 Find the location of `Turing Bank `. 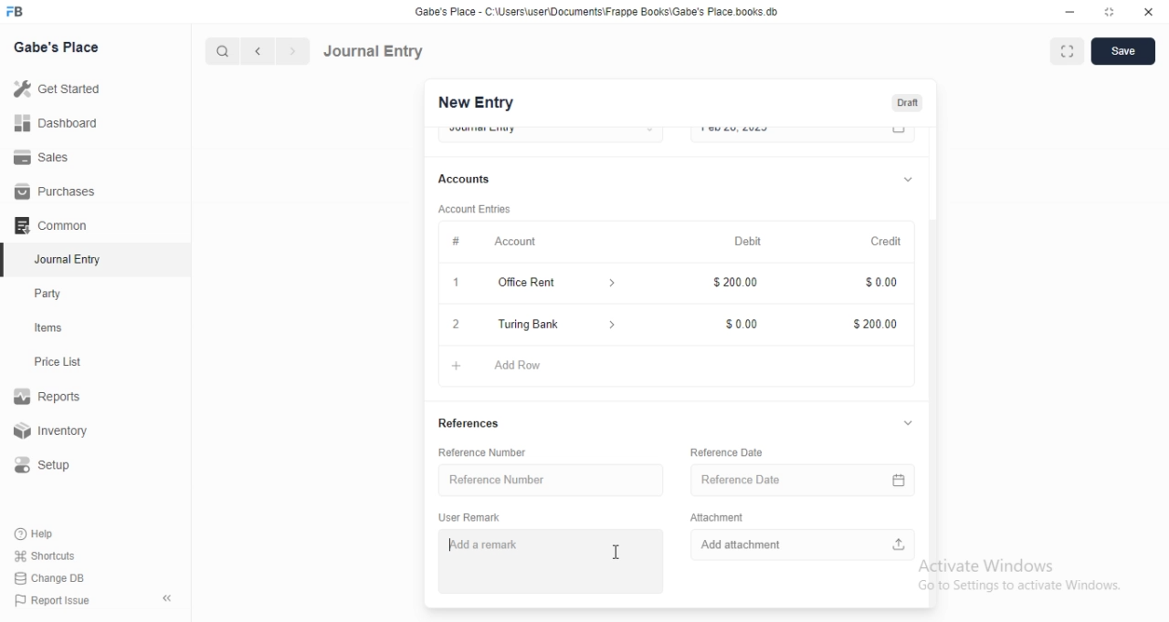

Turing Bank  is located at coordinates (555, 324).